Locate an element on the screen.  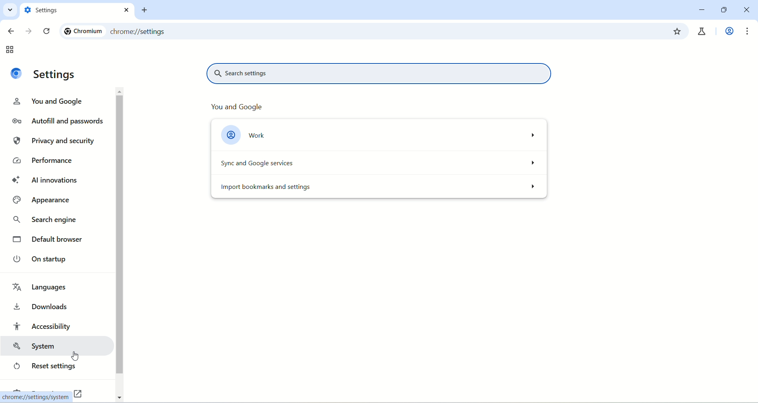
move up is located at coordinates (120, 91).